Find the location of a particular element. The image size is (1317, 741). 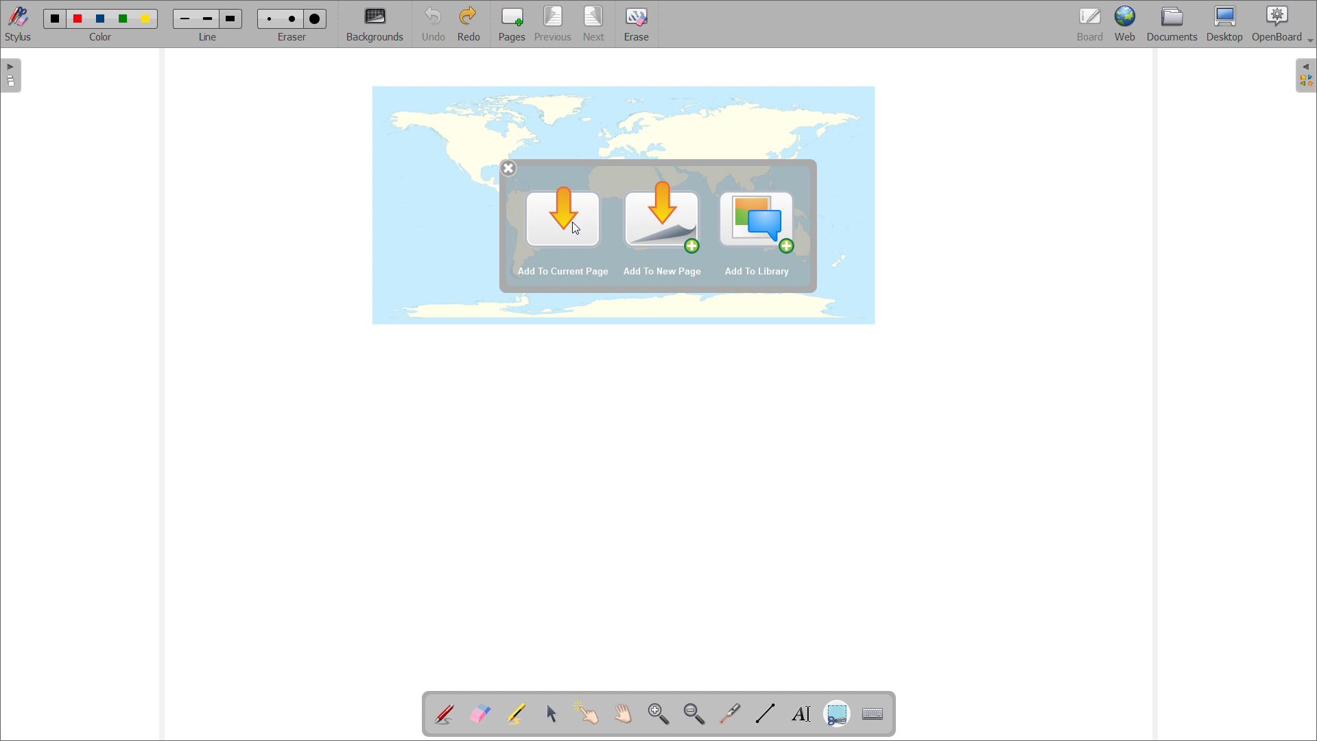

blue is located at coordinates (101, 19).